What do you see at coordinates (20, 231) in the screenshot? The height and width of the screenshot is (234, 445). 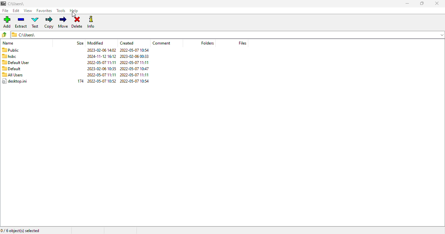 I see `0/6 object(s) selected` at bounding box center [20, 231].